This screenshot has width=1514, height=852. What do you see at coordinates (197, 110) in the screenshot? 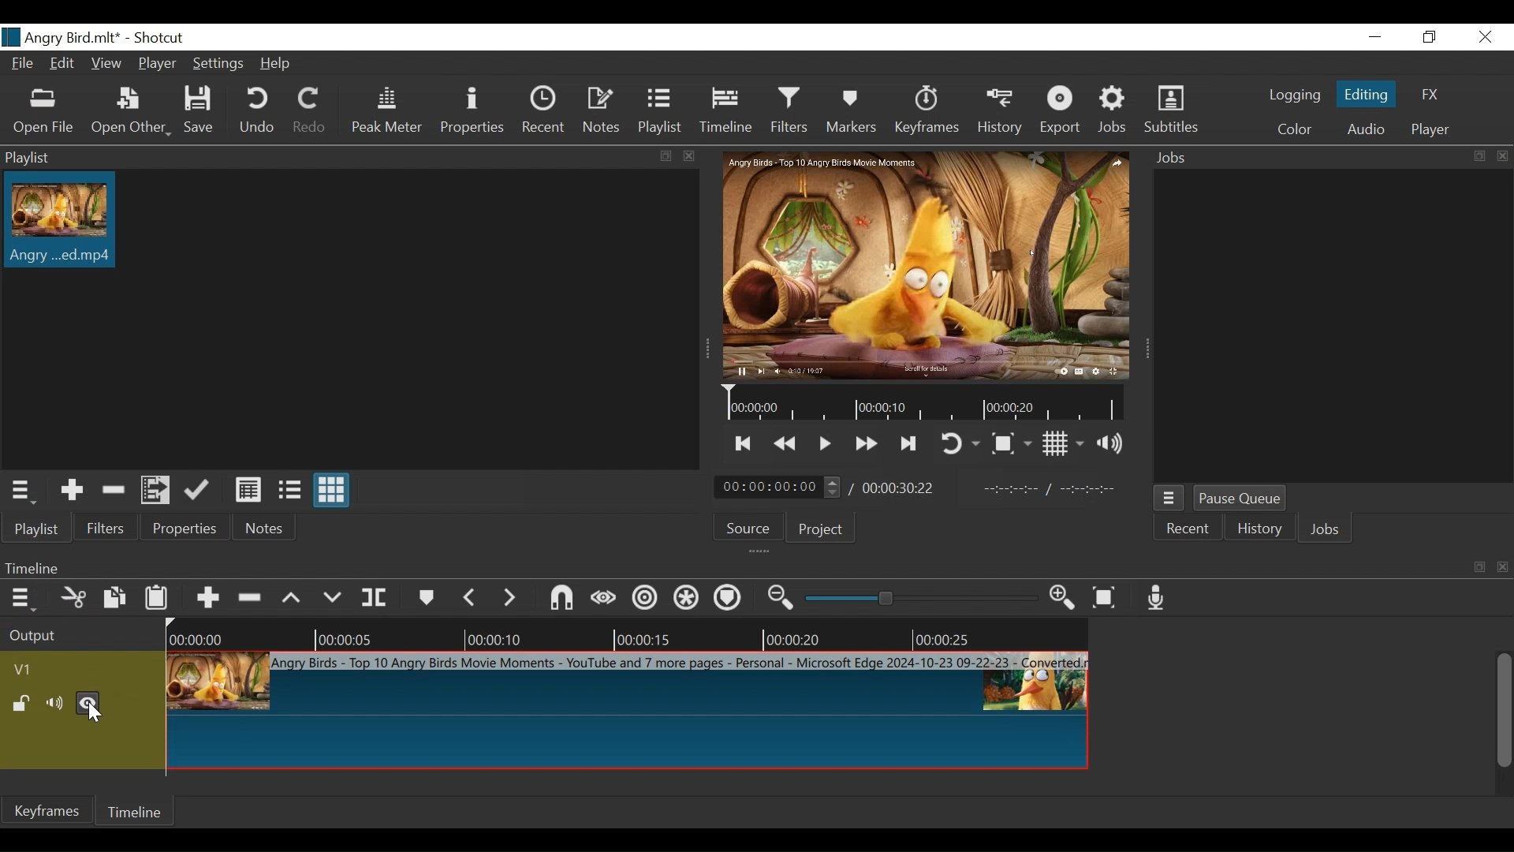
I see `Save` at bounding box center [197, 110].